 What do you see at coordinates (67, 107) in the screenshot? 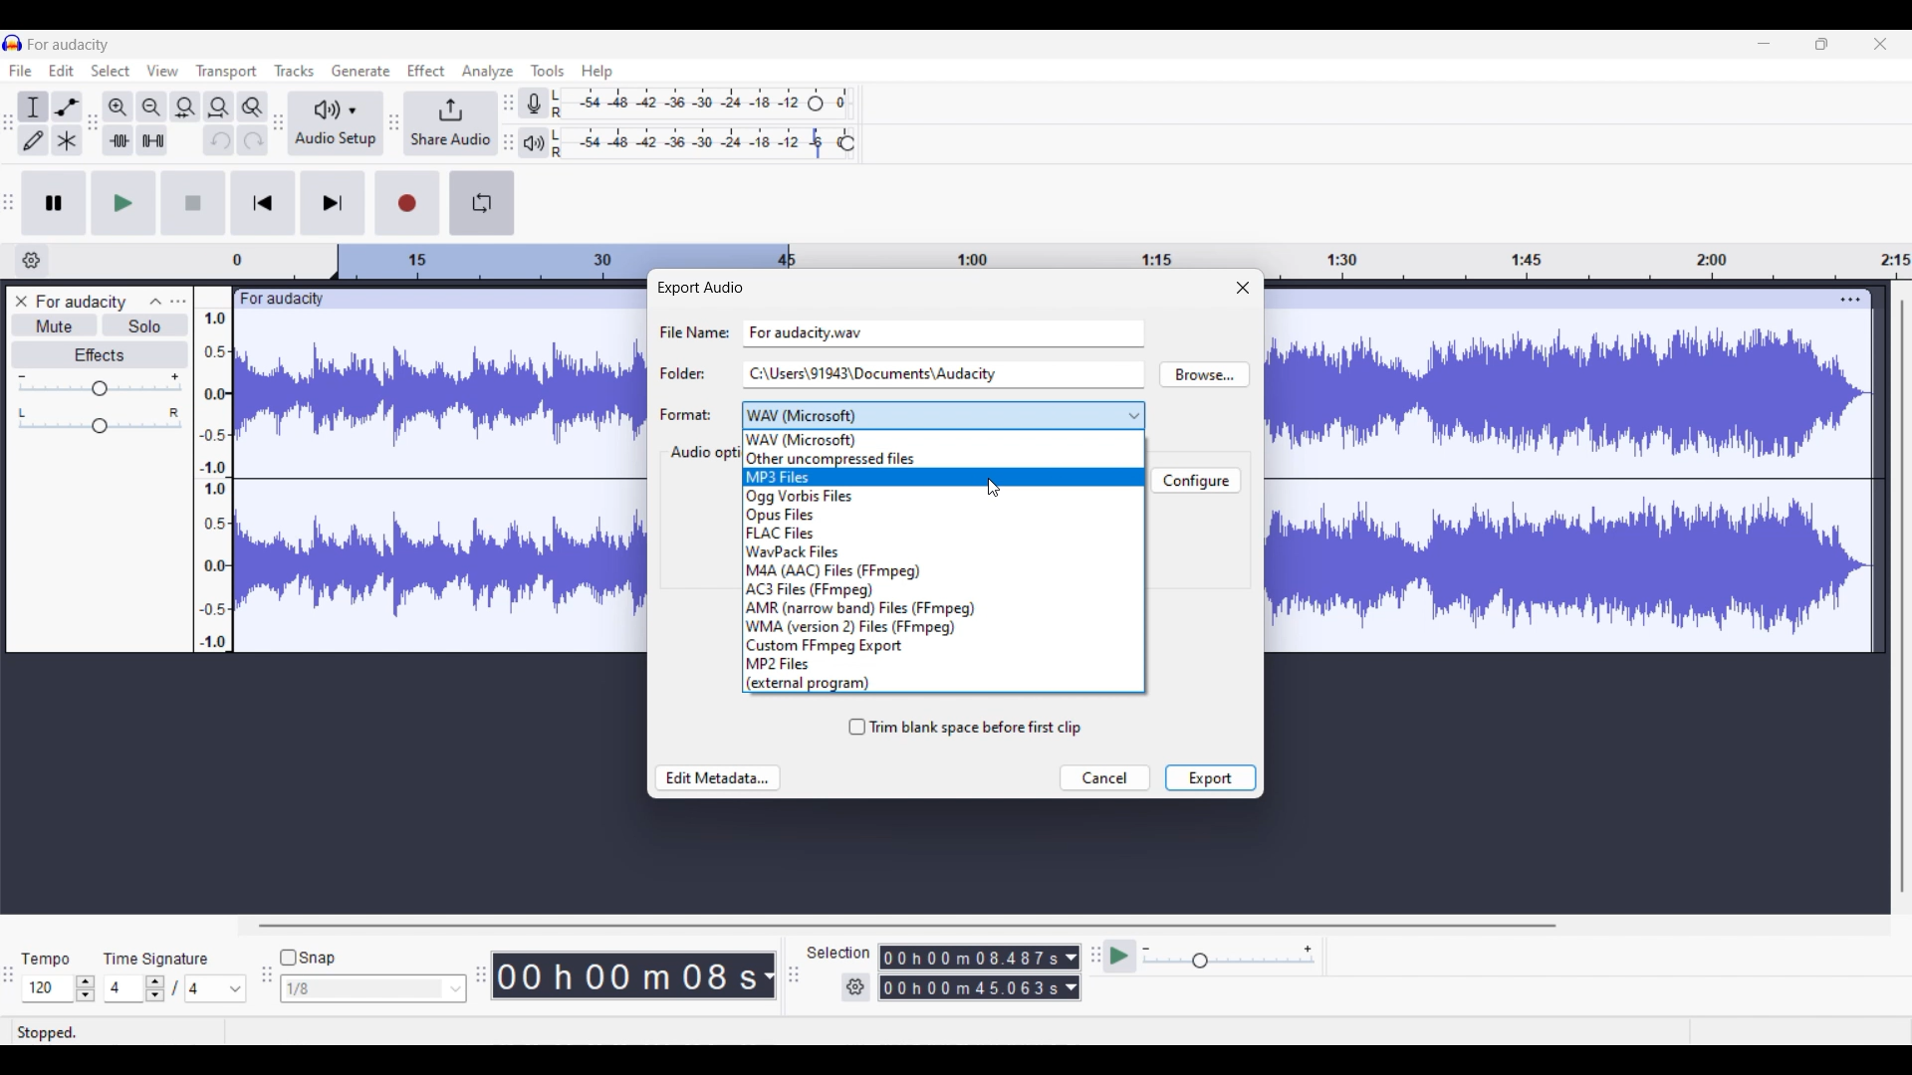
I see `Envelop tool` at bounding box center [67, 107].